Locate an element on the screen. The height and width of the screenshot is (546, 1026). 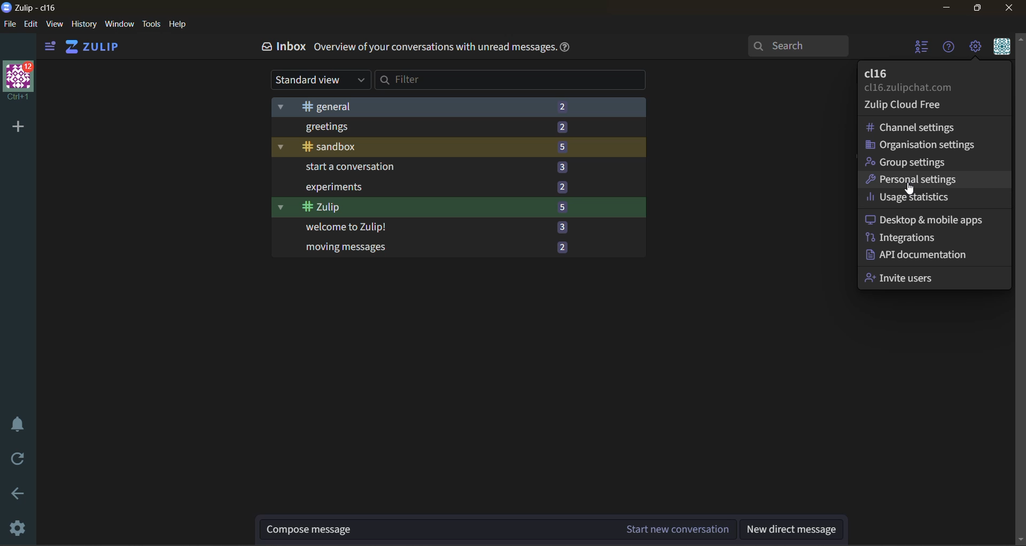
edit is located at coordinates (30, 25).